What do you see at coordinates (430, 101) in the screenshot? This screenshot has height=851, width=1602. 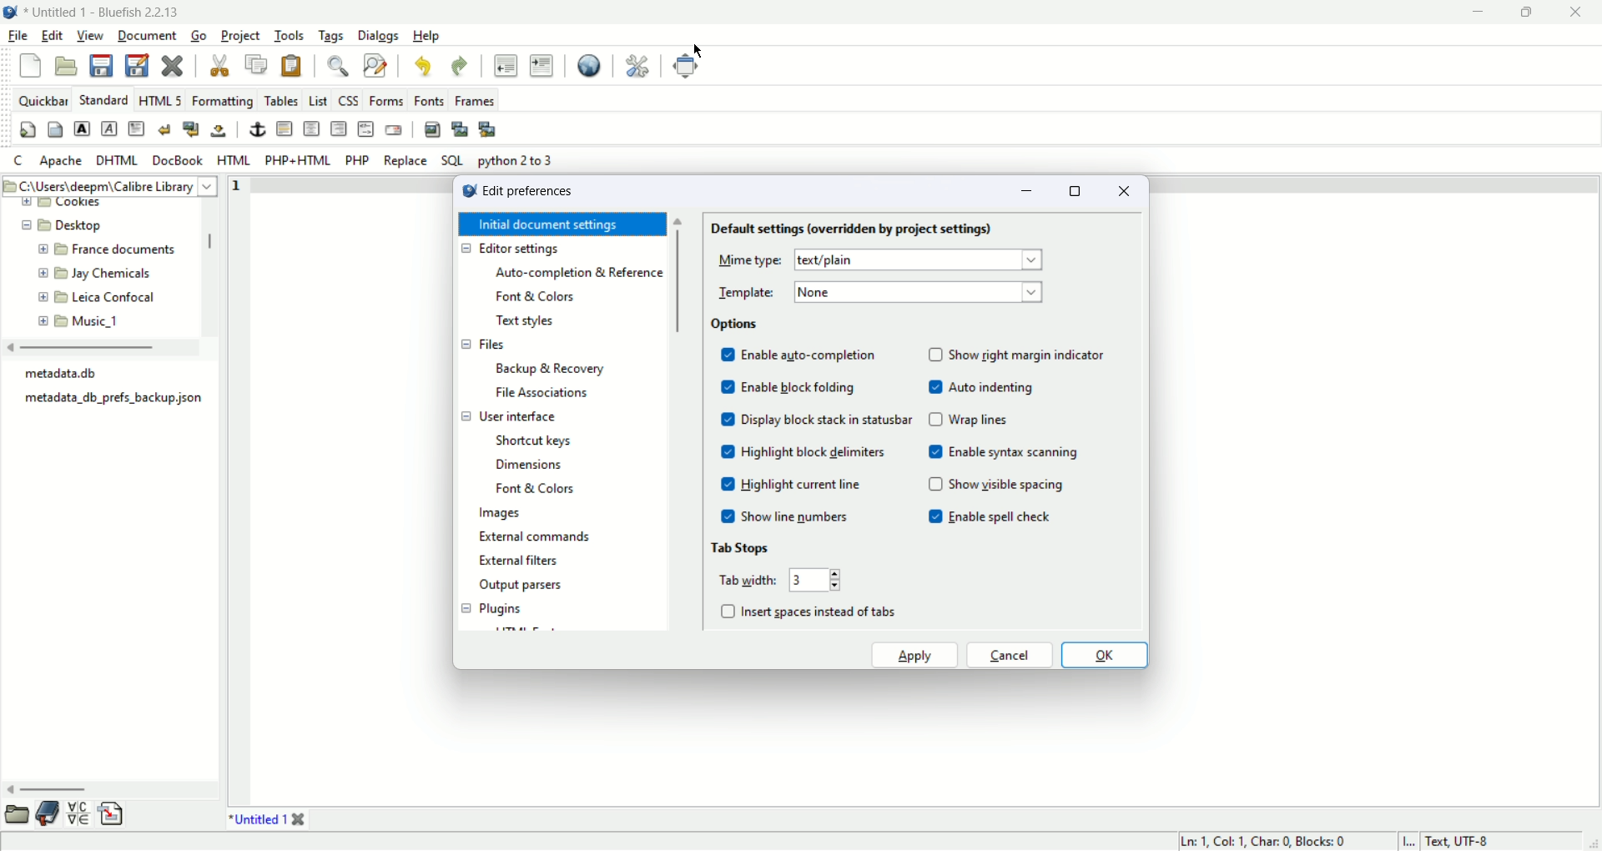 I see `Fonts` at bounding box center [430, 101].